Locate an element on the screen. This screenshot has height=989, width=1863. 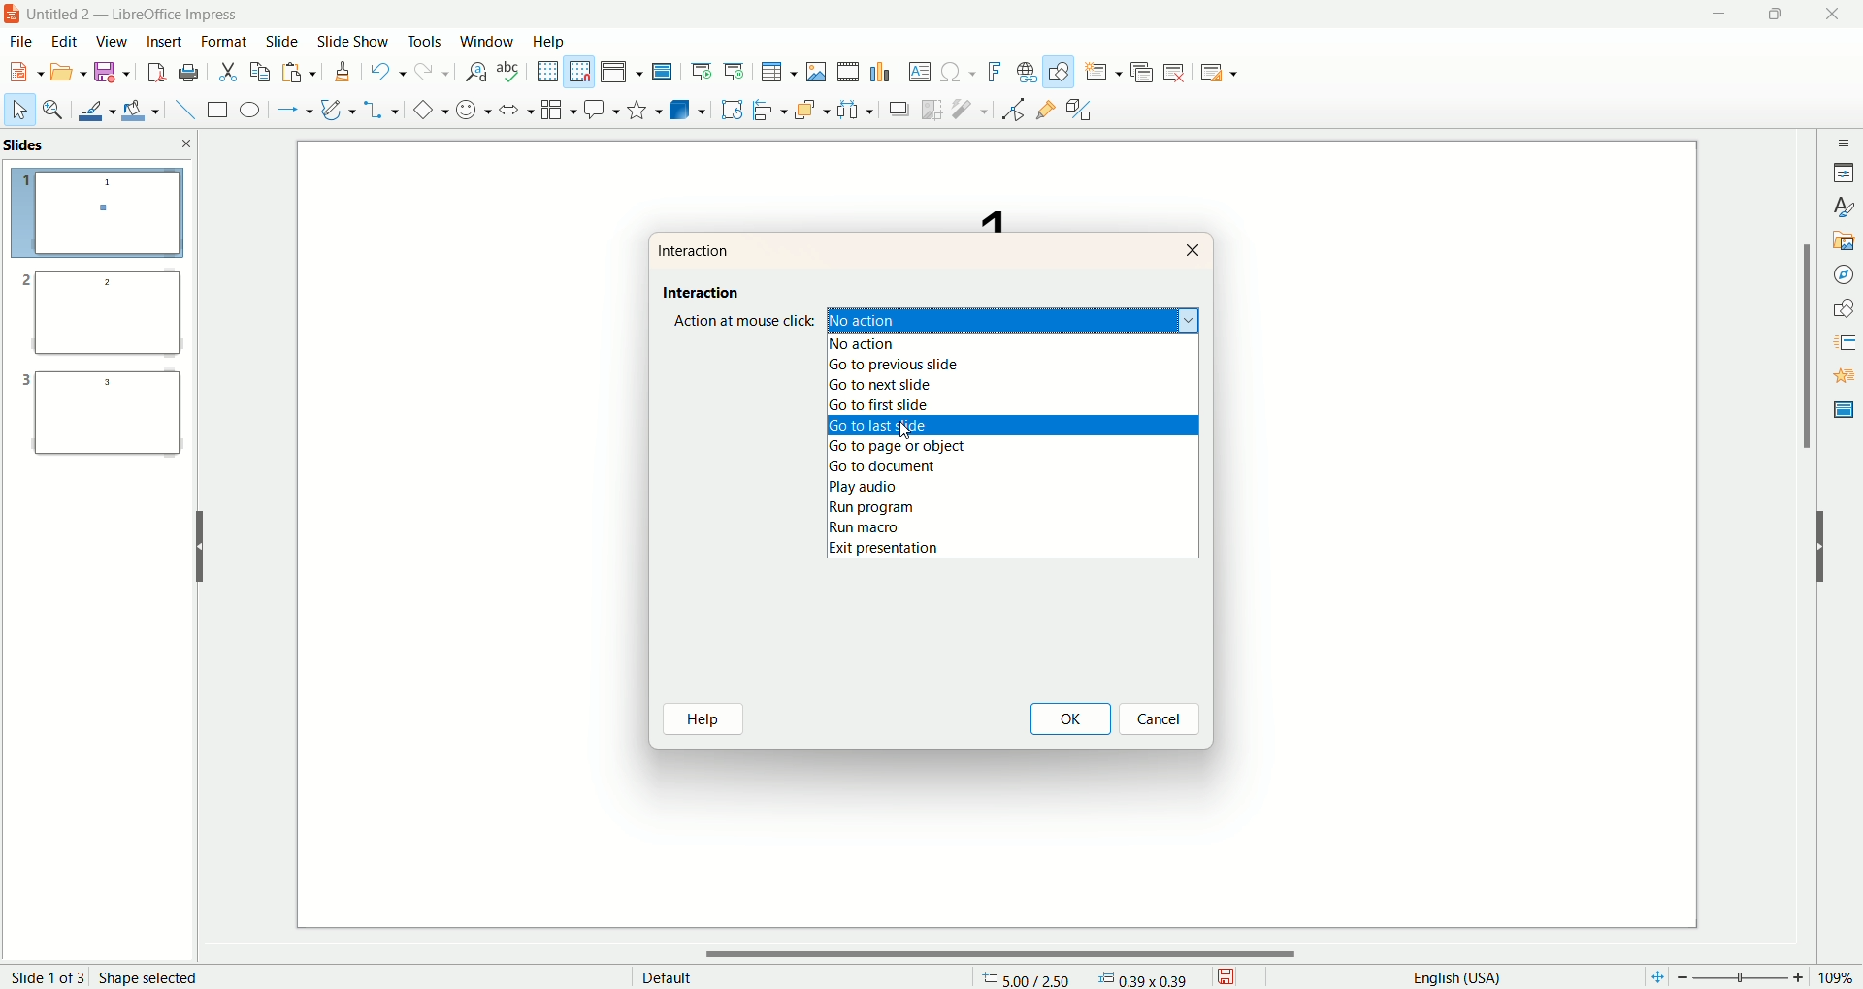
go to first slide is located at coordinates (957, 402).